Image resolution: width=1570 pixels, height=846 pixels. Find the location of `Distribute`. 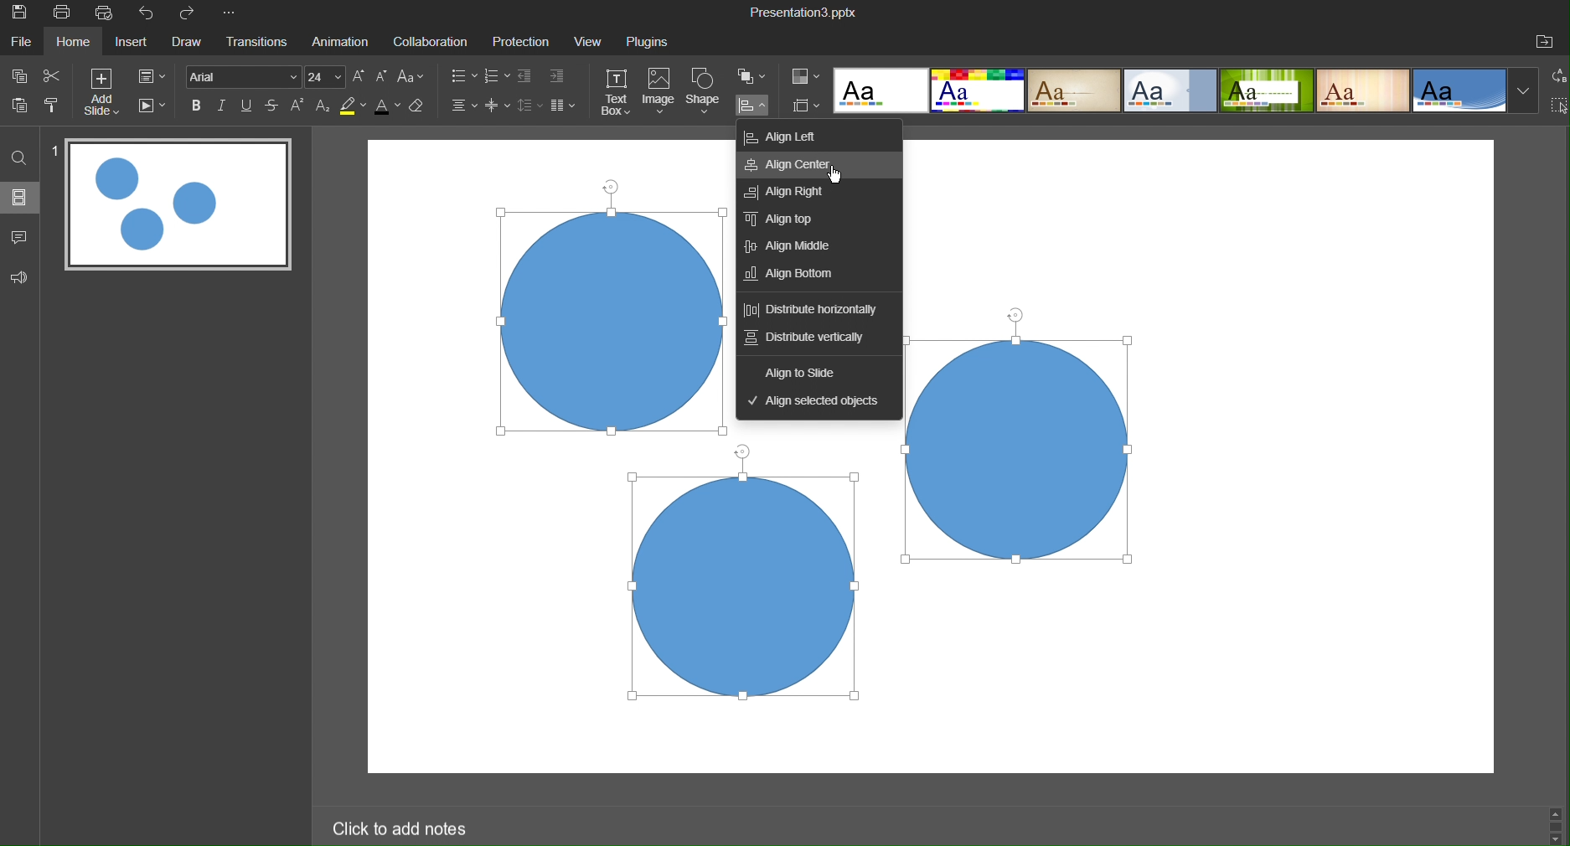

Distribute is located at coordinates (757, 107).